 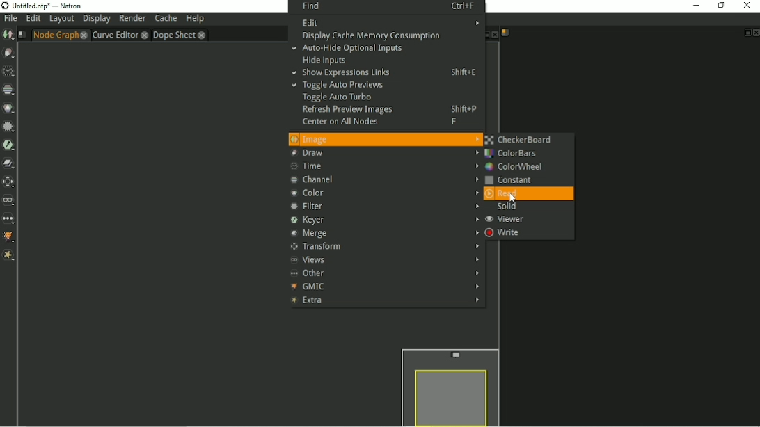 I want to click on Color, so click(x=381, y=193).